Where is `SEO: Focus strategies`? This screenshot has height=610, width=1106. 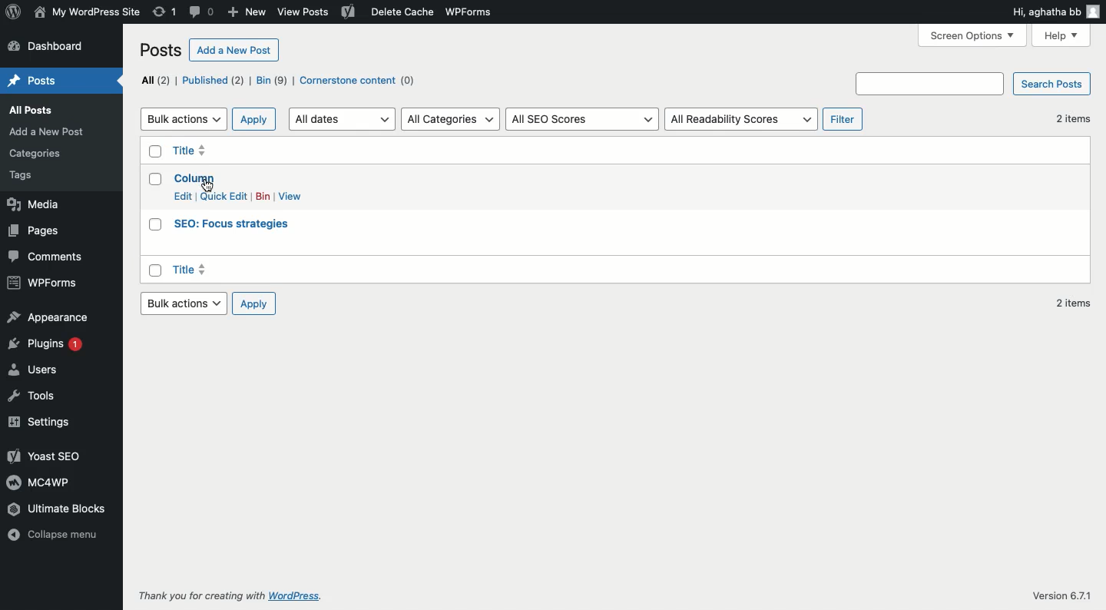 SEO: Focus strategies is located at coordinates (237, 225).